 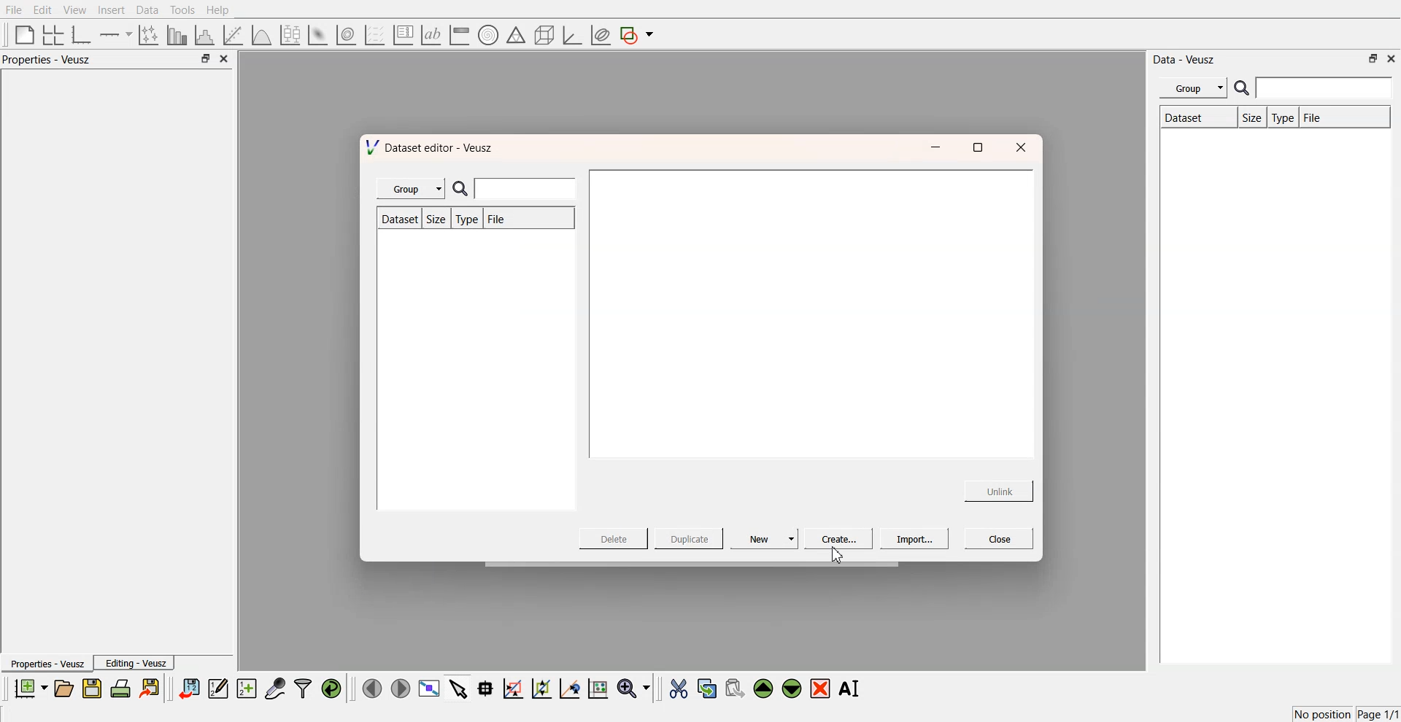 What do you see at coordinates (400, 687) in the screenshot?
I see `move right` at bounding box center [400, 687].